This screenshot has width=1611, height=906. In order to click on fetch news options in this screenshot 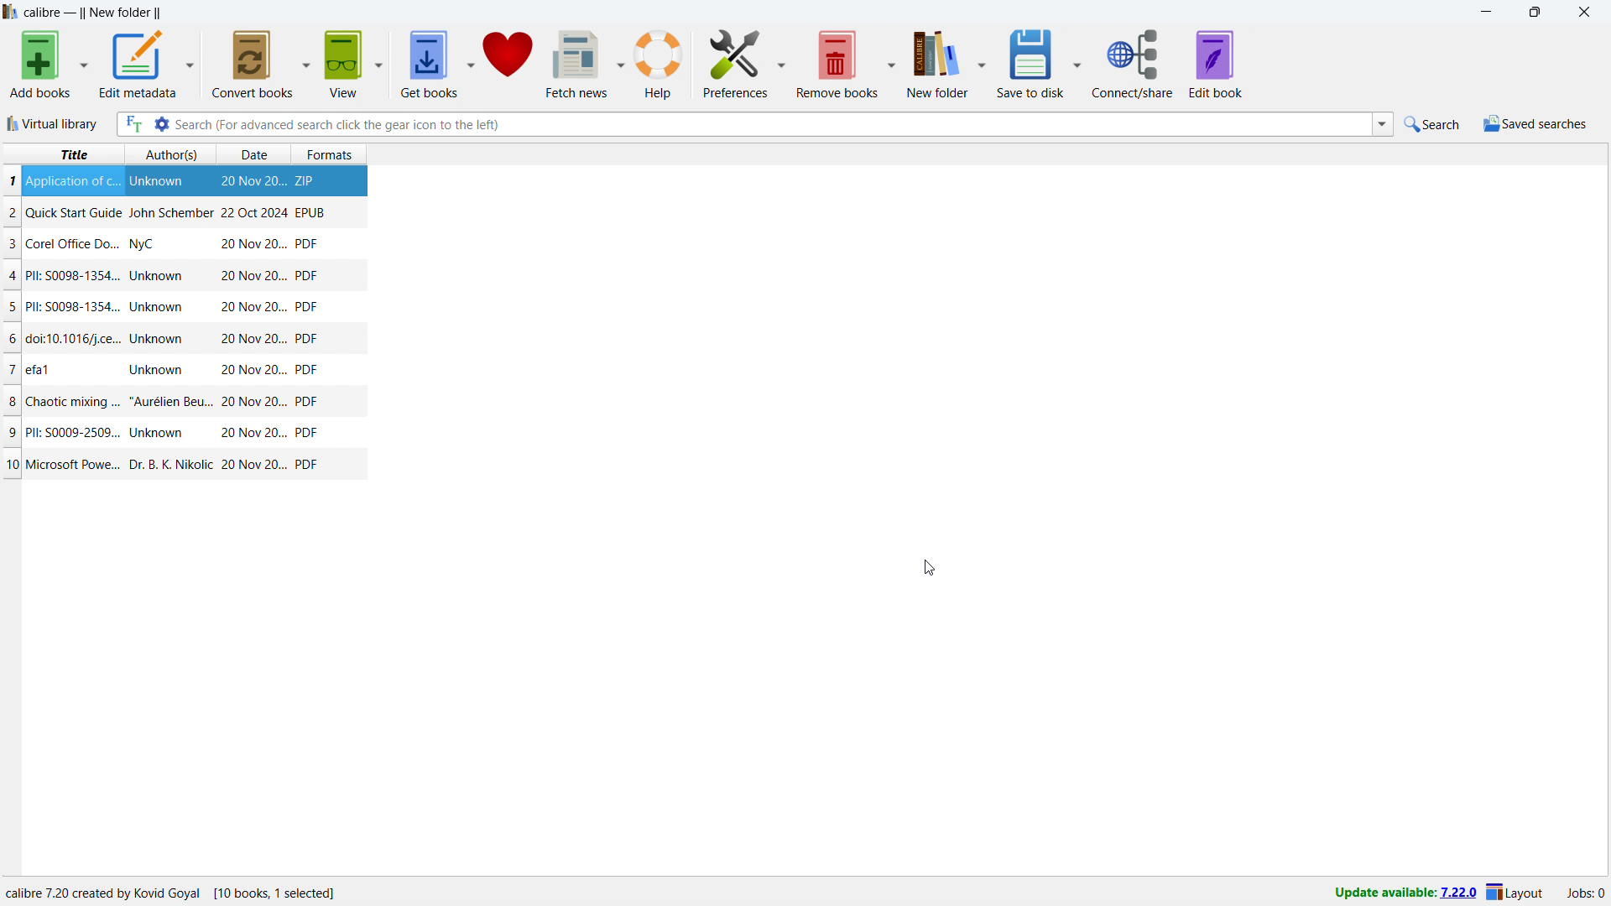, I will do `click(623, 63)`.